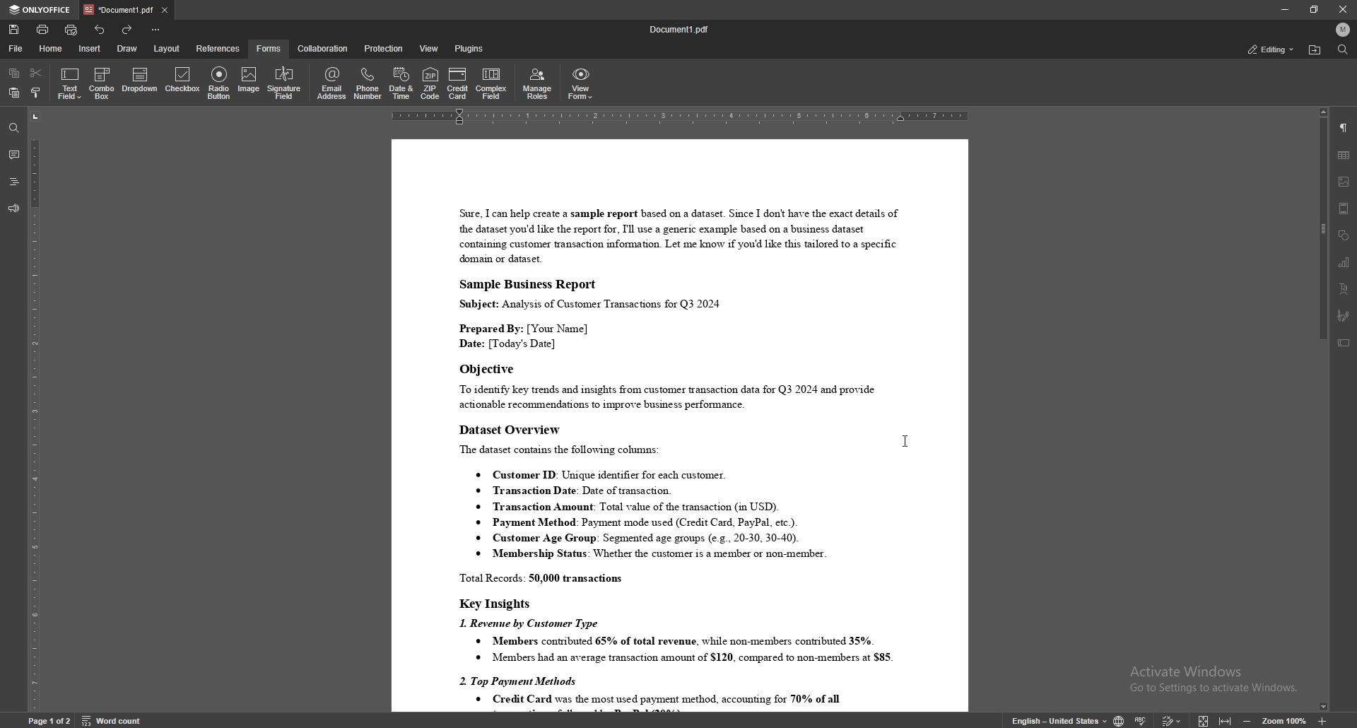  Describe the element at coordinates (14, 30) in the screenshot. I see `save` at that location.